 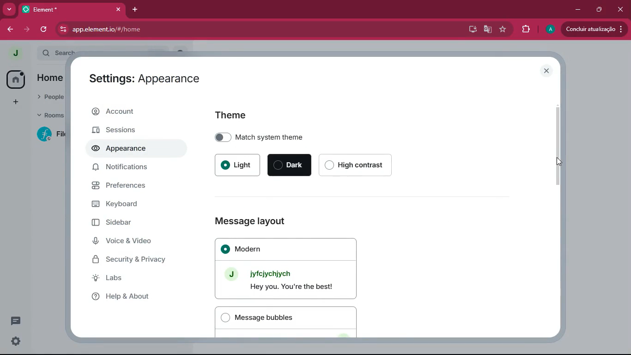 I want to click on maximize, so click(x=601, y=9).